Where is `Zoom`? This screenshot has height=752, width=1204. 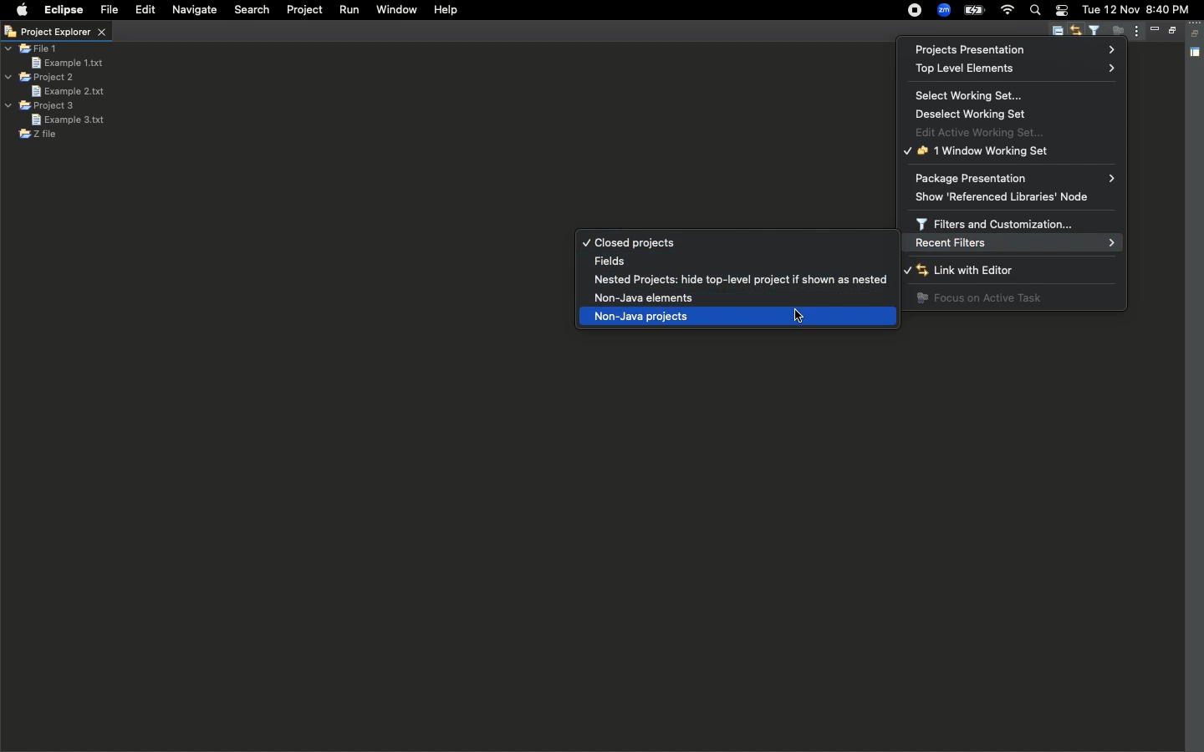 Zoom is located at coordinates (943, 10).